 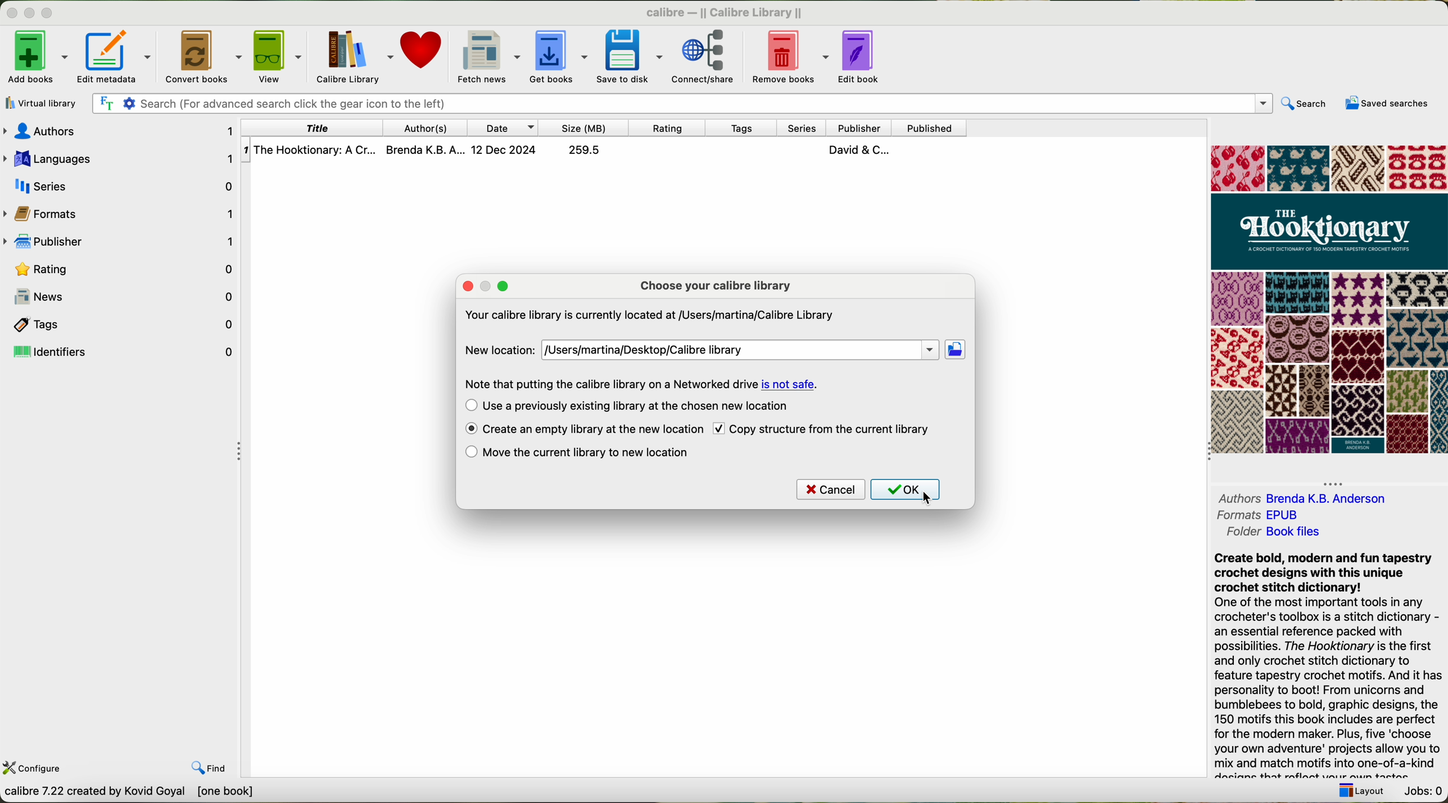 I want to click on copy structure from the current library, so click(x=831, y=430).